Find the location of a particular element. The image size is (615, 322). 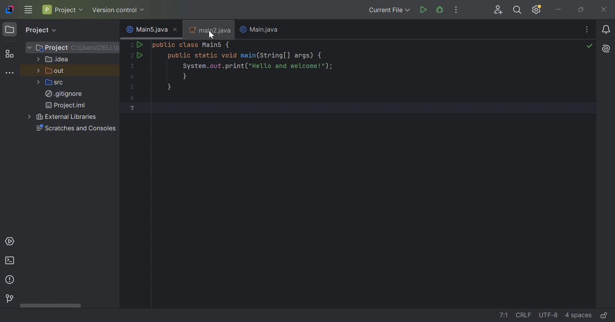

4 spaces is located at coordinates (578, 315).